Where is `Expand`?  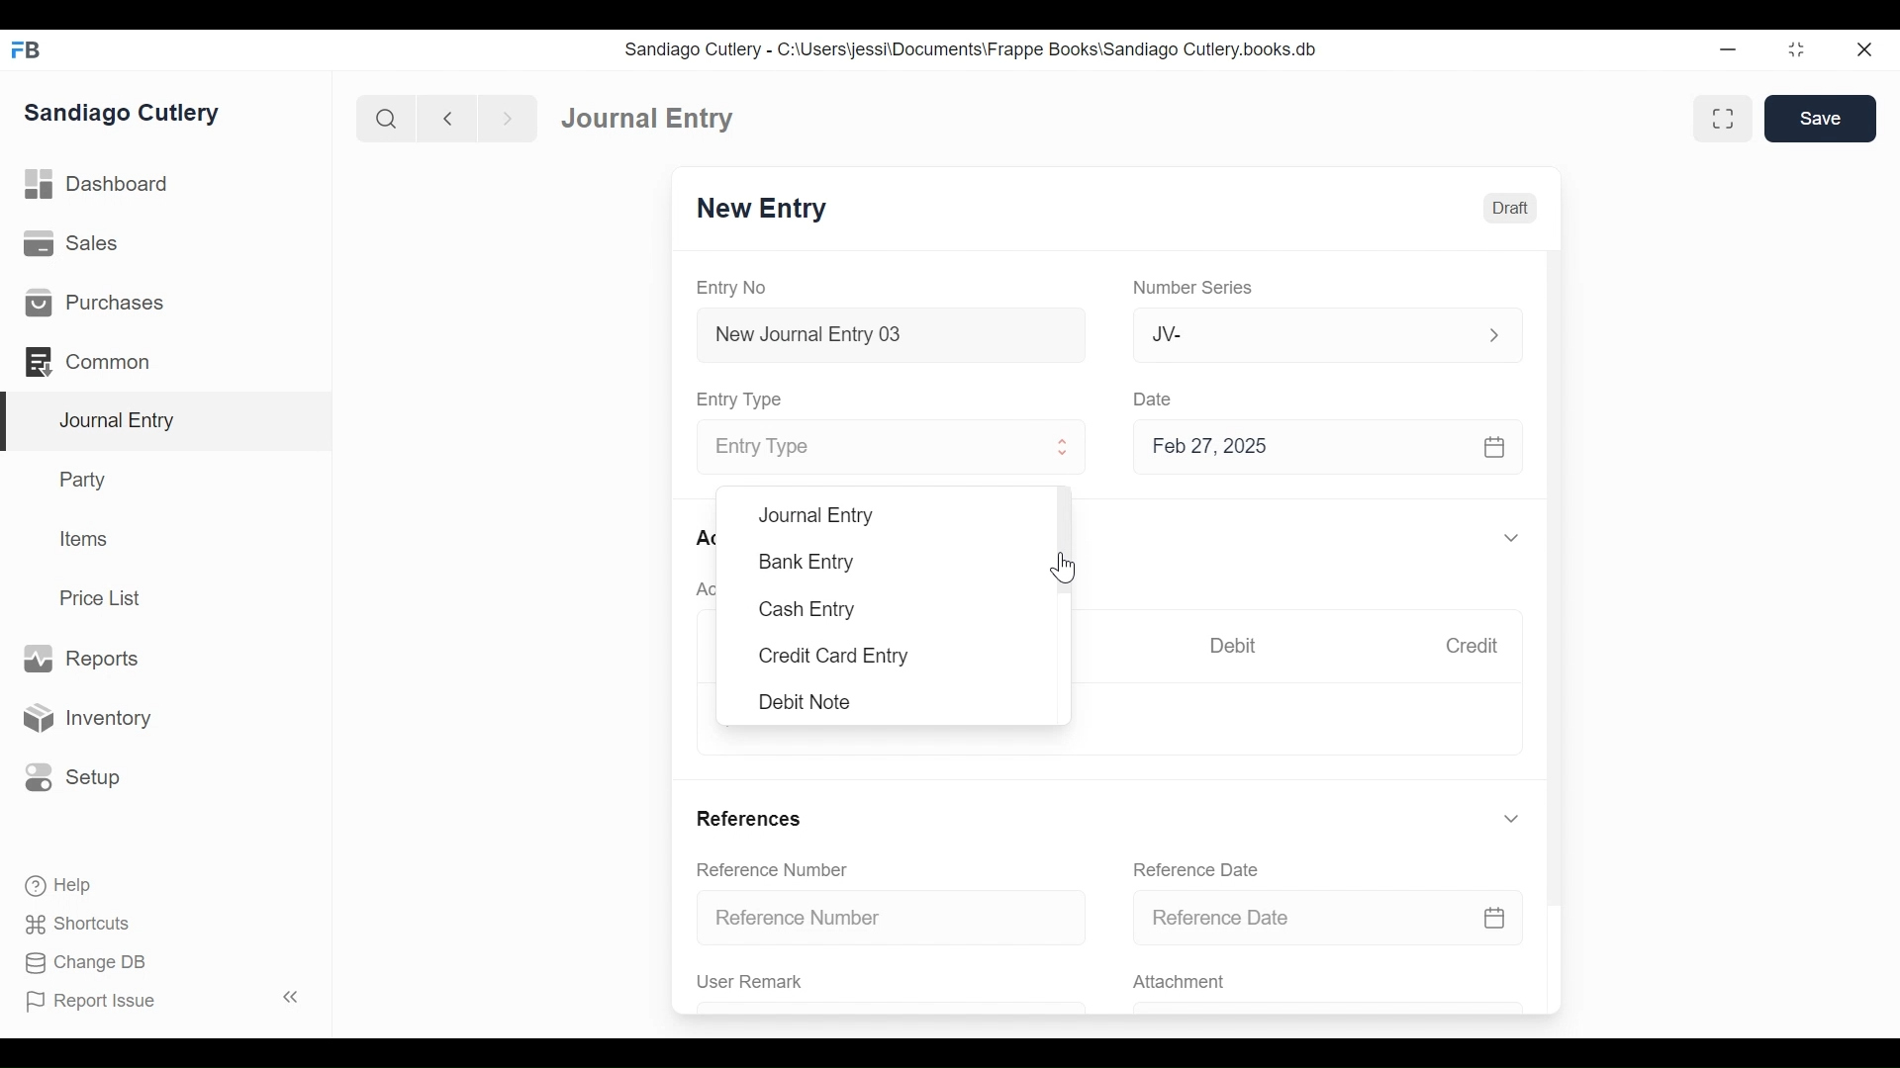 Expand is located at coordinates (1514, 819).